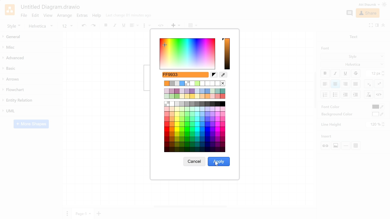 The width and height of the screenshot is (390, 219). What do you see at coordinates (123, 26) in the screenshot?
I see `underline` at bounding box center [123, 26].